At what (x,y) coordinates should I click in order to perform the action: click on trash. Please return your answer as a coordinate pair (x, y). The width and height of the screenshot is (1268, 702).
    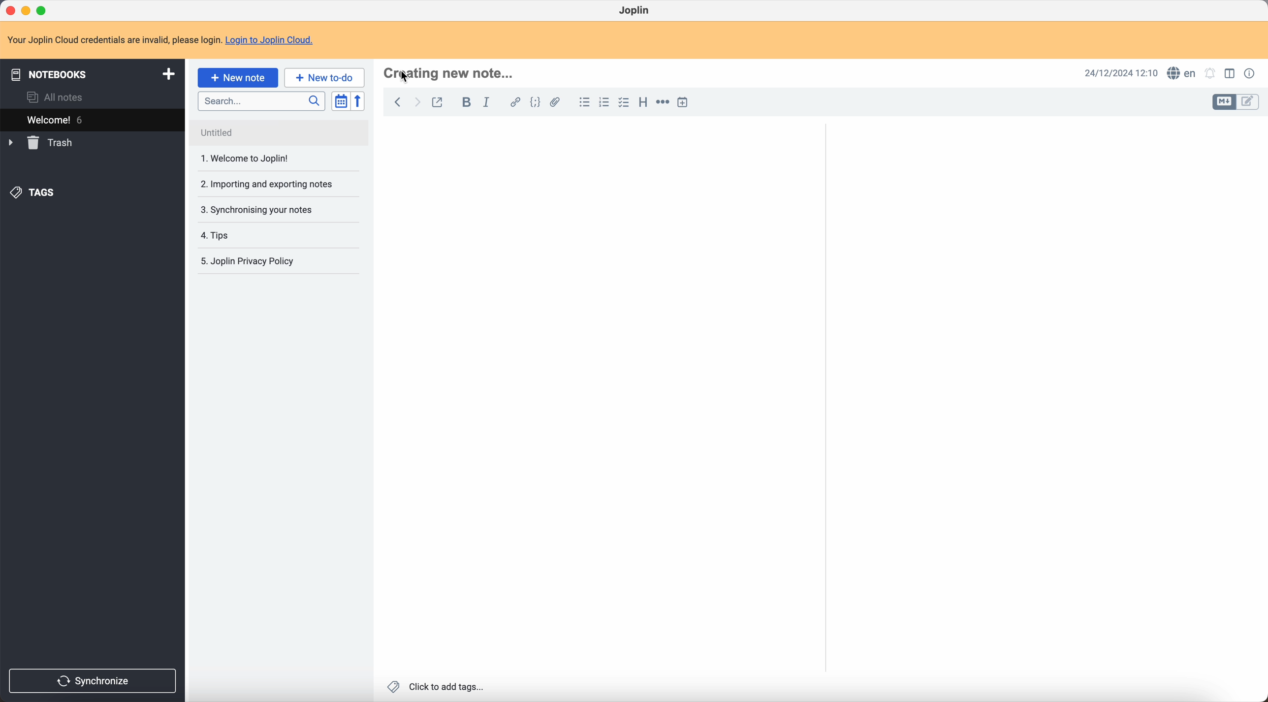
    Looking at the image, I should click on (42, 143).